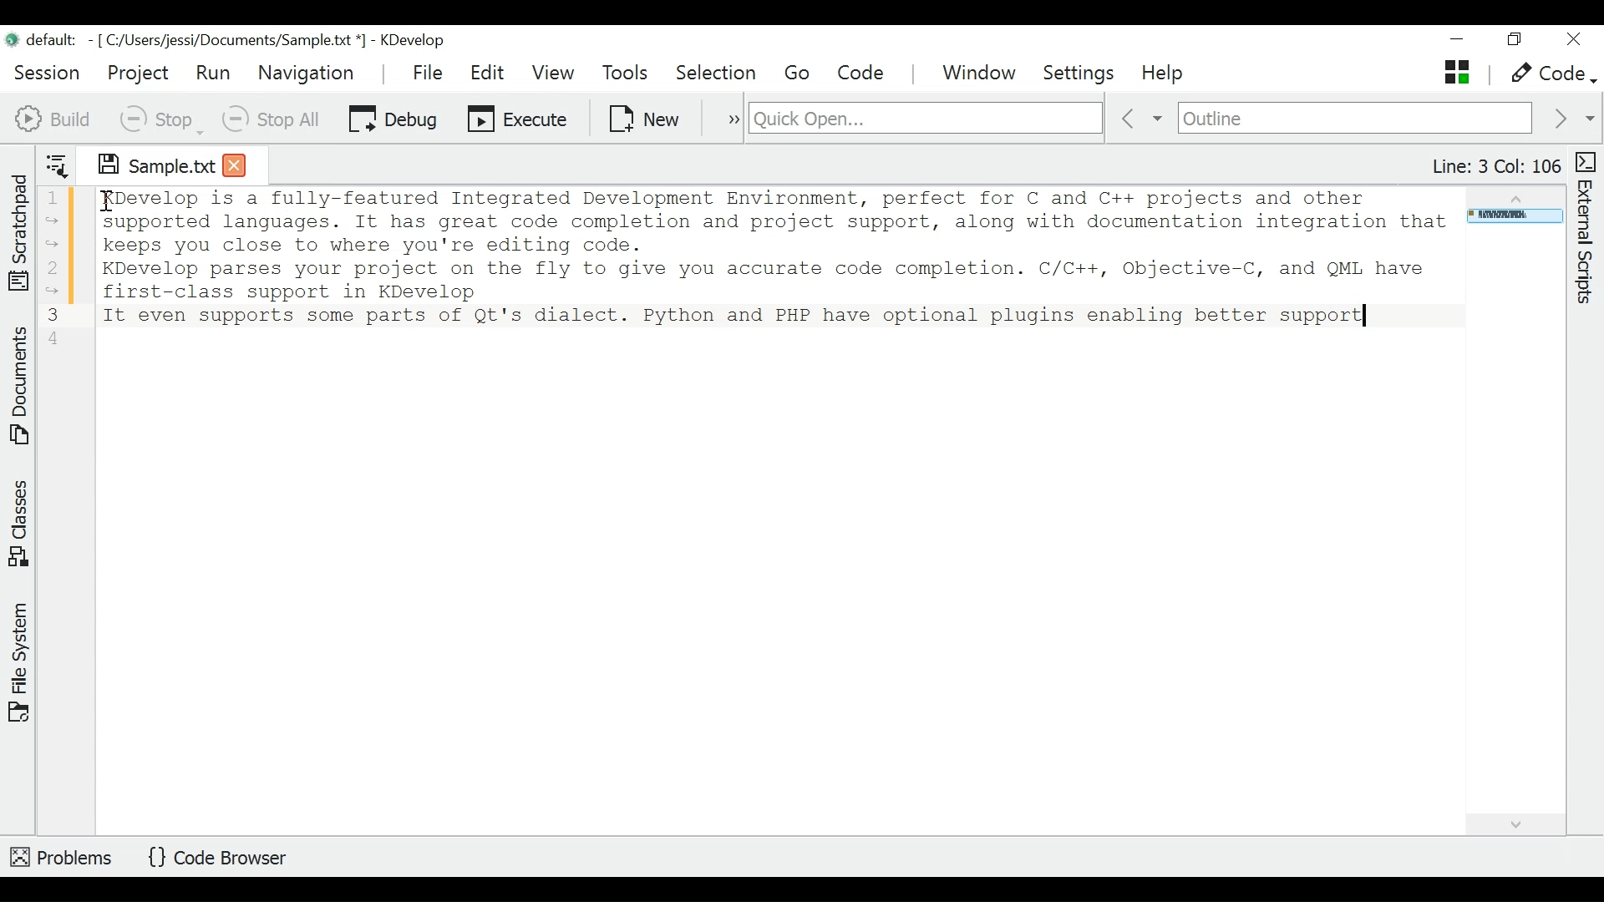 Image resolution: width=1604 pixels, height=902 pixels. What do you see at coordinates (746, 261) in the screenshot?
I see `1 KDevelop is a fully-featured Integrated Development Environment, perfect for C and C++ projects and other supported languages. It has great code completion and project support, along with documentation integration that keeps you close to where you're editing code. 2 KDevelop parses your project on the fly to give you accurate code completion. C/C++, Objective-C, and QML have first-class support in KDevelop. 3 It even supports some parts of Qt's dialect. Python and PHP have optional plugins enabling better support.` at bounding box center [746, 261].